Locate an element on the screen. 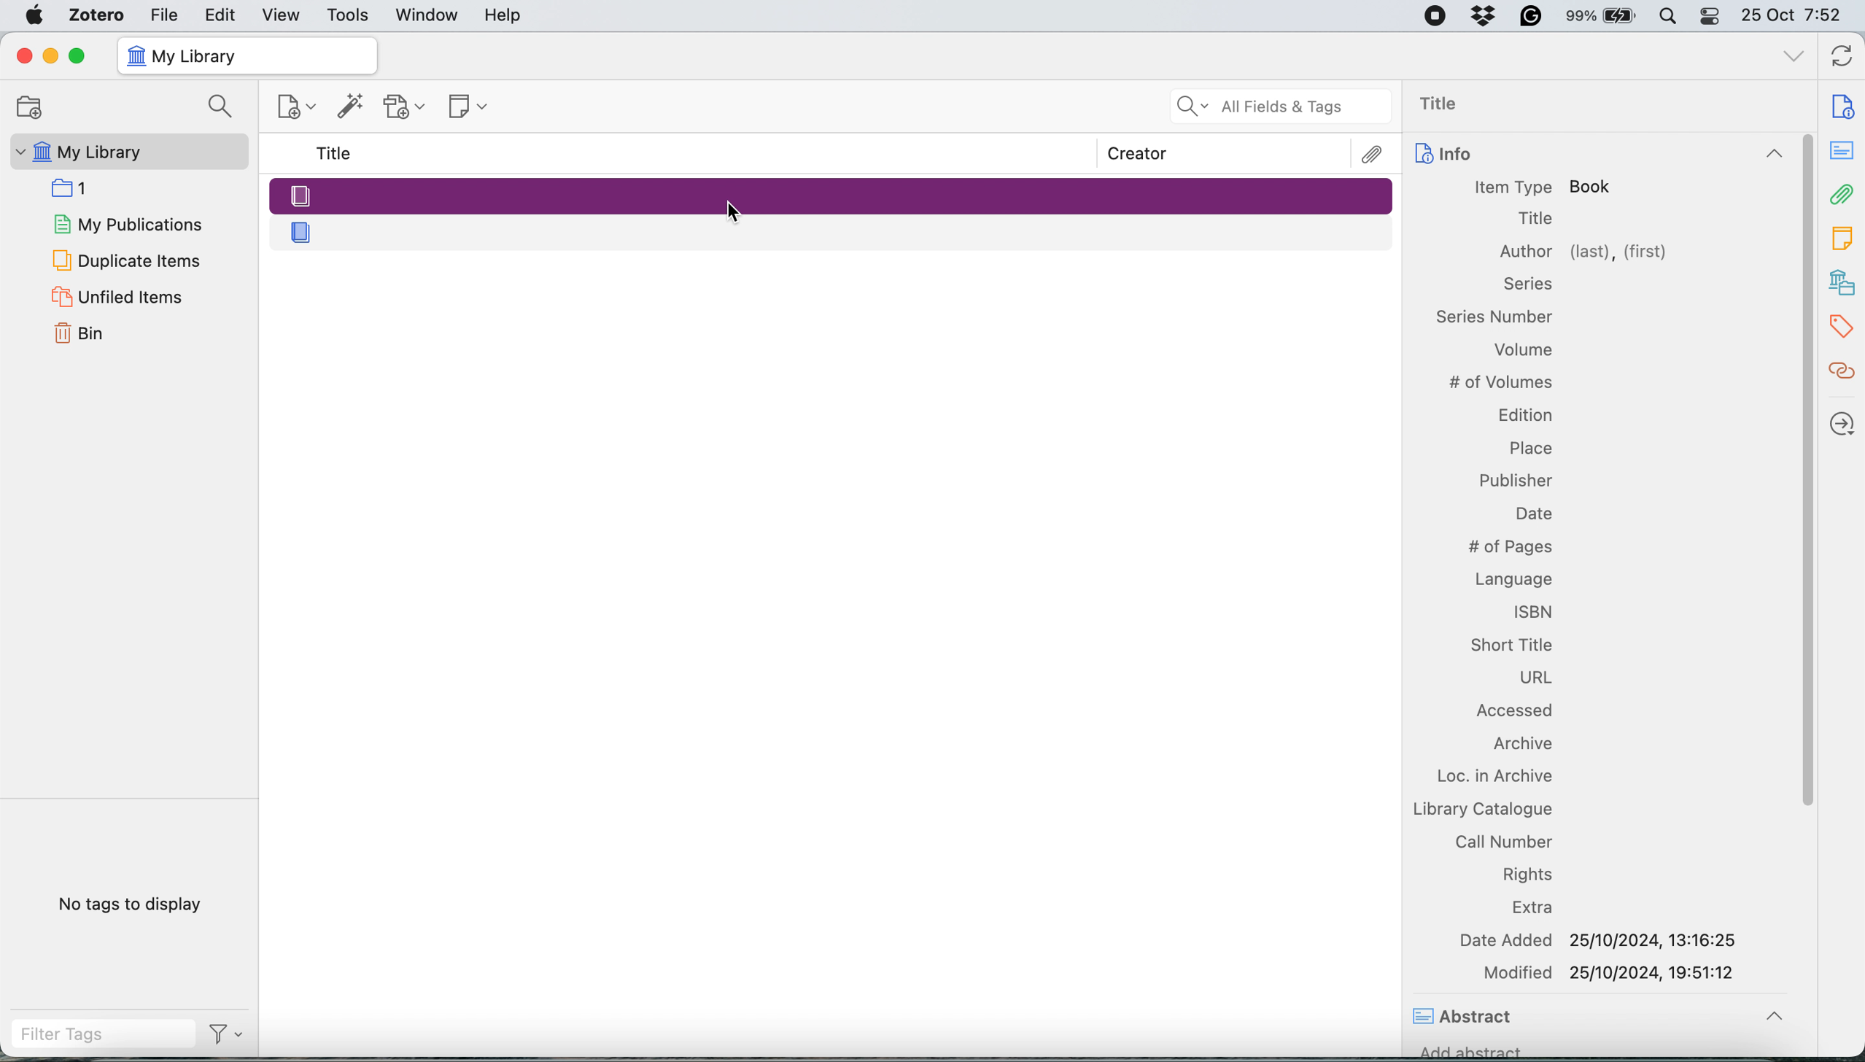 Image resolution: width=1865 pixels, height=1062 pixels. Loc. in Archive is located at coordinates (1485, 776).